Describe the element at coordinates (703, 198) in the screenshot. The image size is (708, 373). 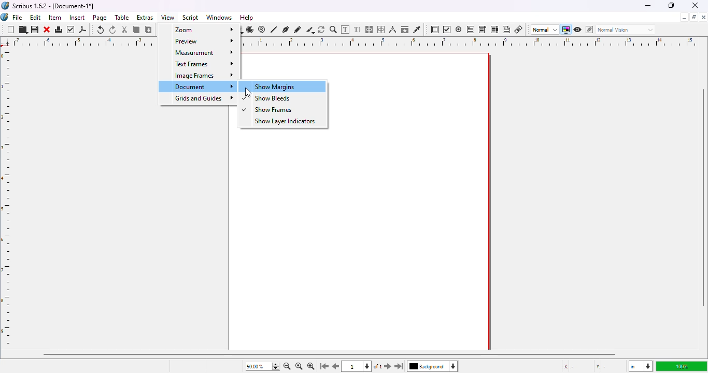
I see `vertical scroll bar` at that location.